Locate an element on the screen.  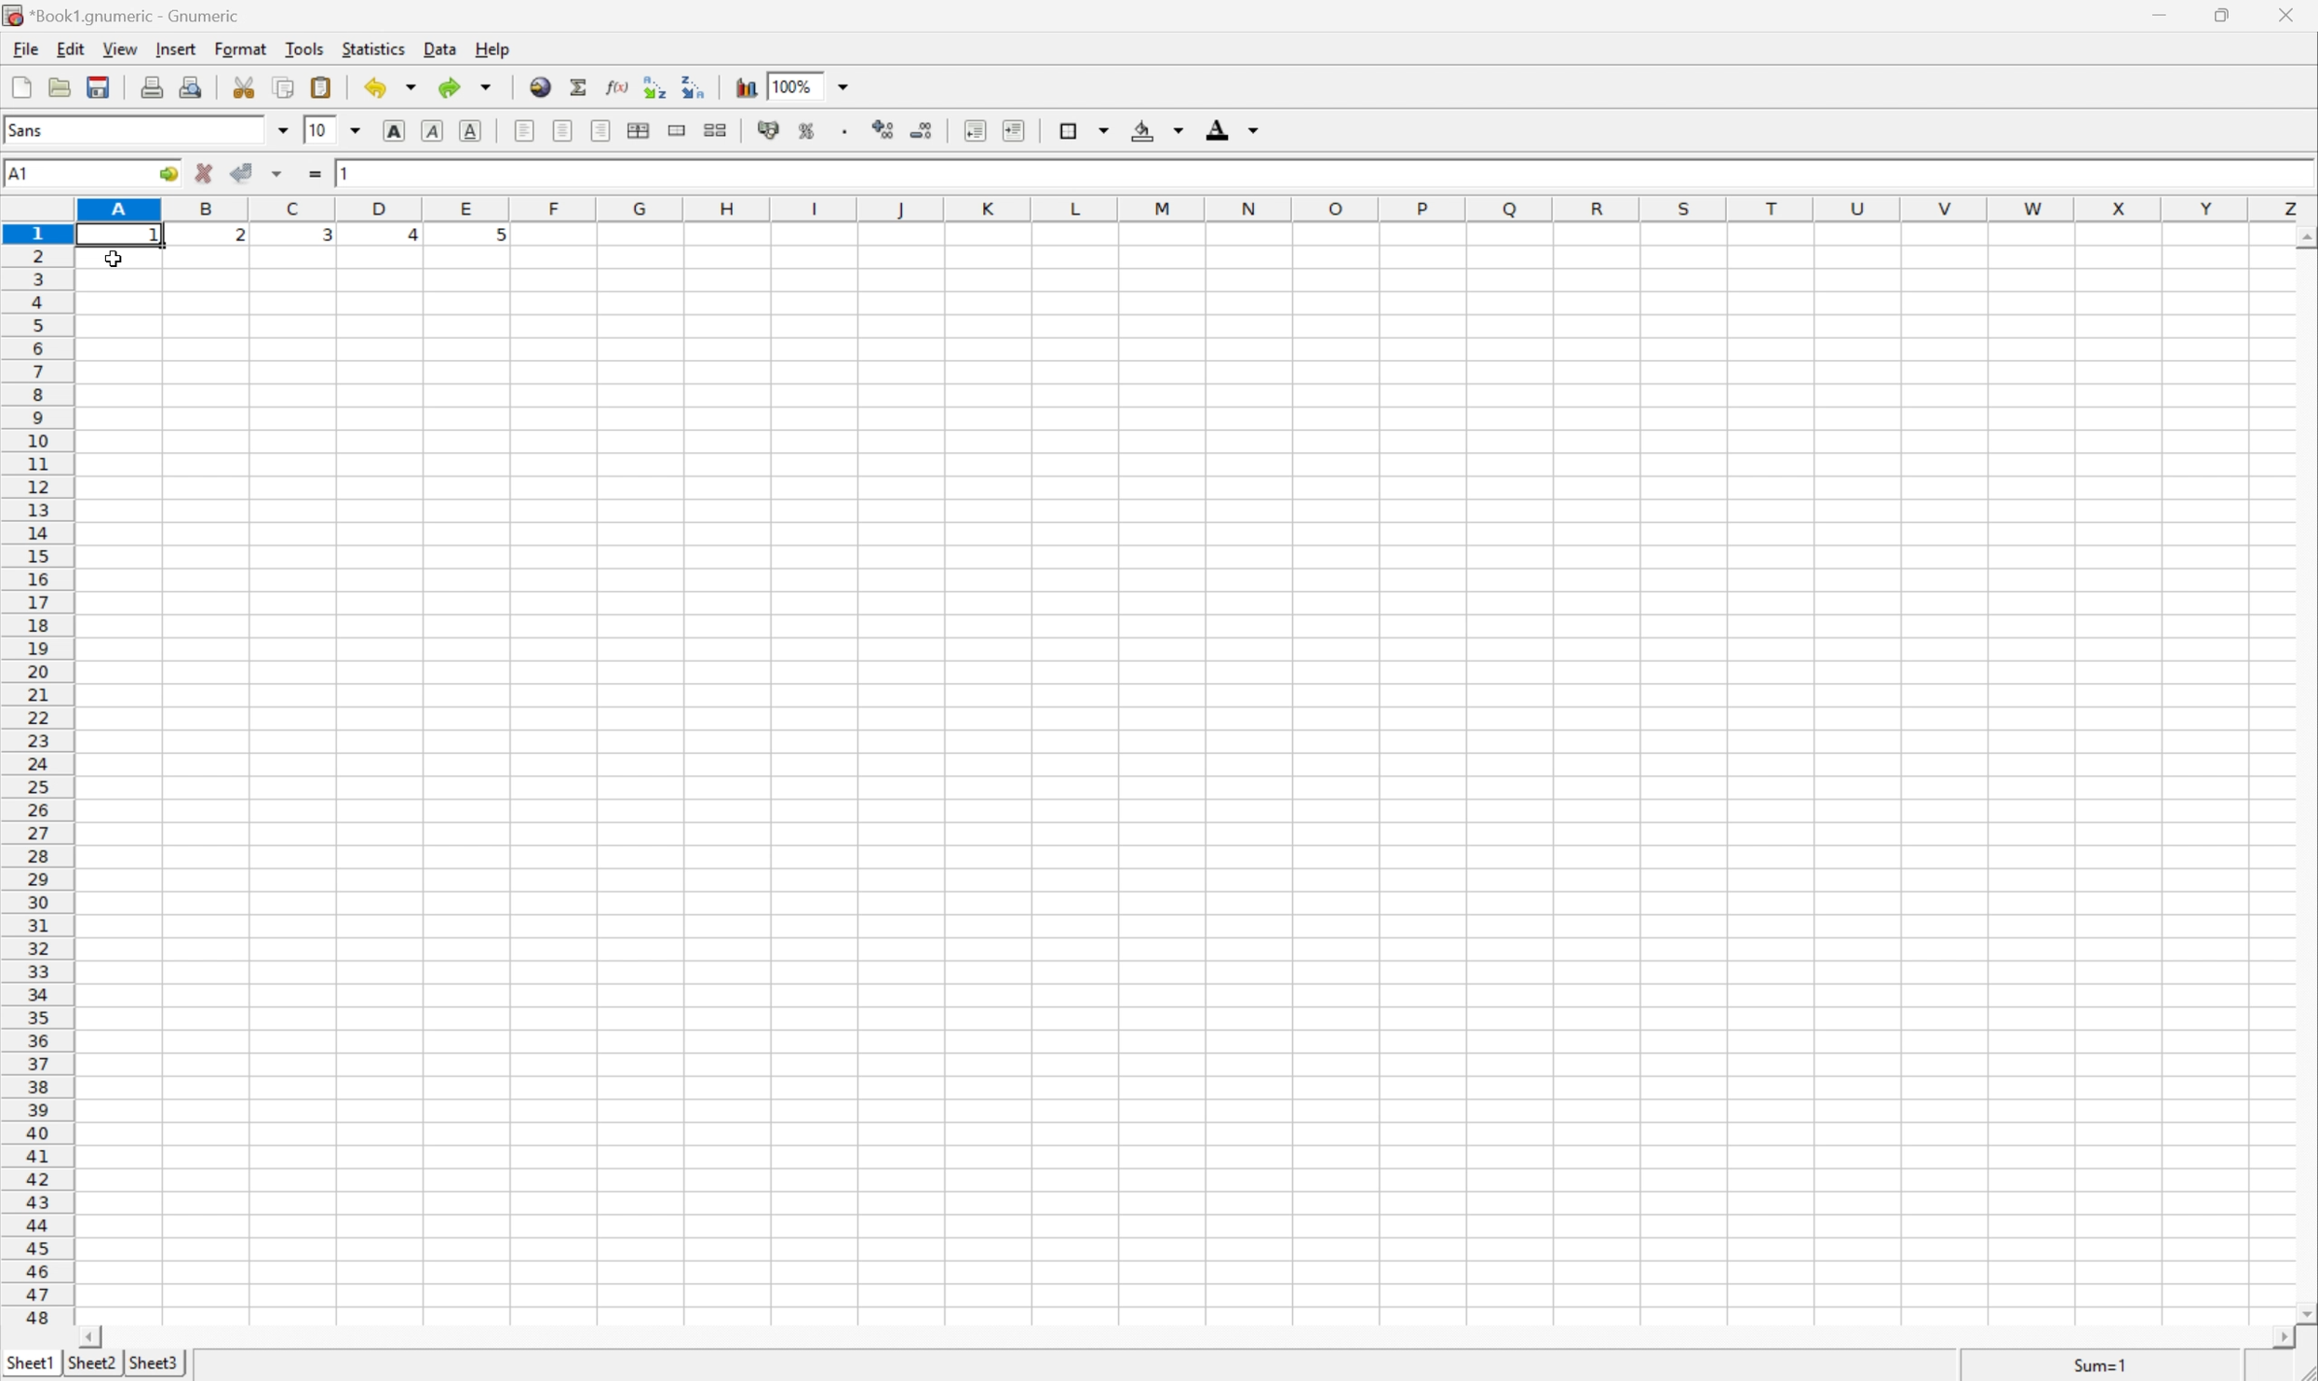
font is located at coordinates (34, 133).